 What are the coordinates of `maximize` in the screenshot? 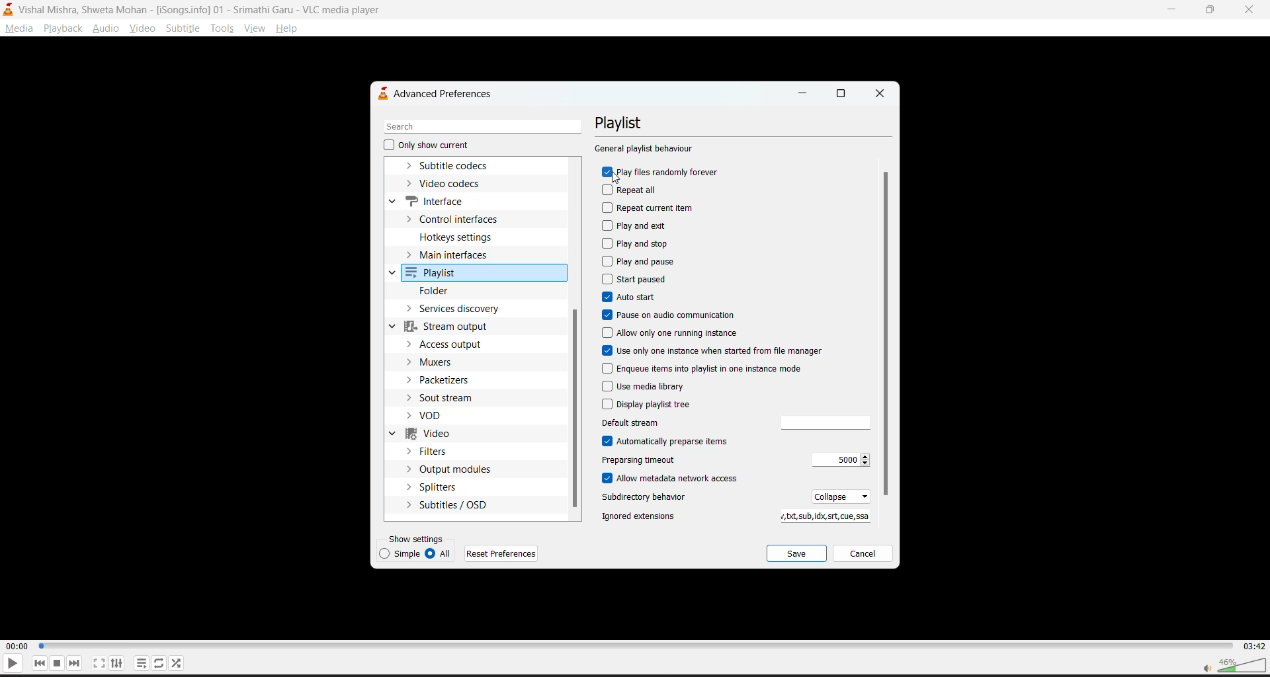 It's located at (839, 93).